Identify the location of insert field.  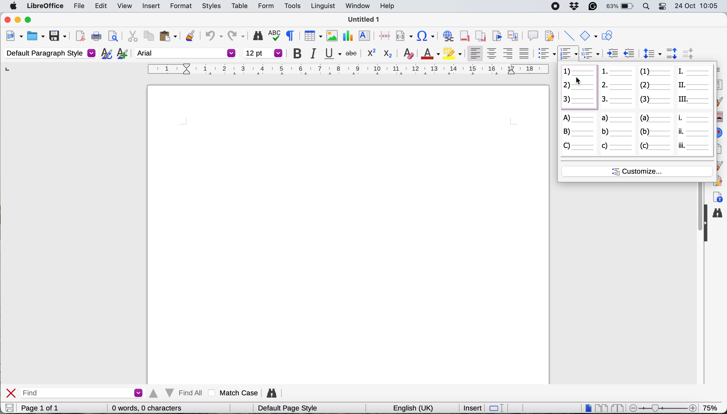
(404, 36).